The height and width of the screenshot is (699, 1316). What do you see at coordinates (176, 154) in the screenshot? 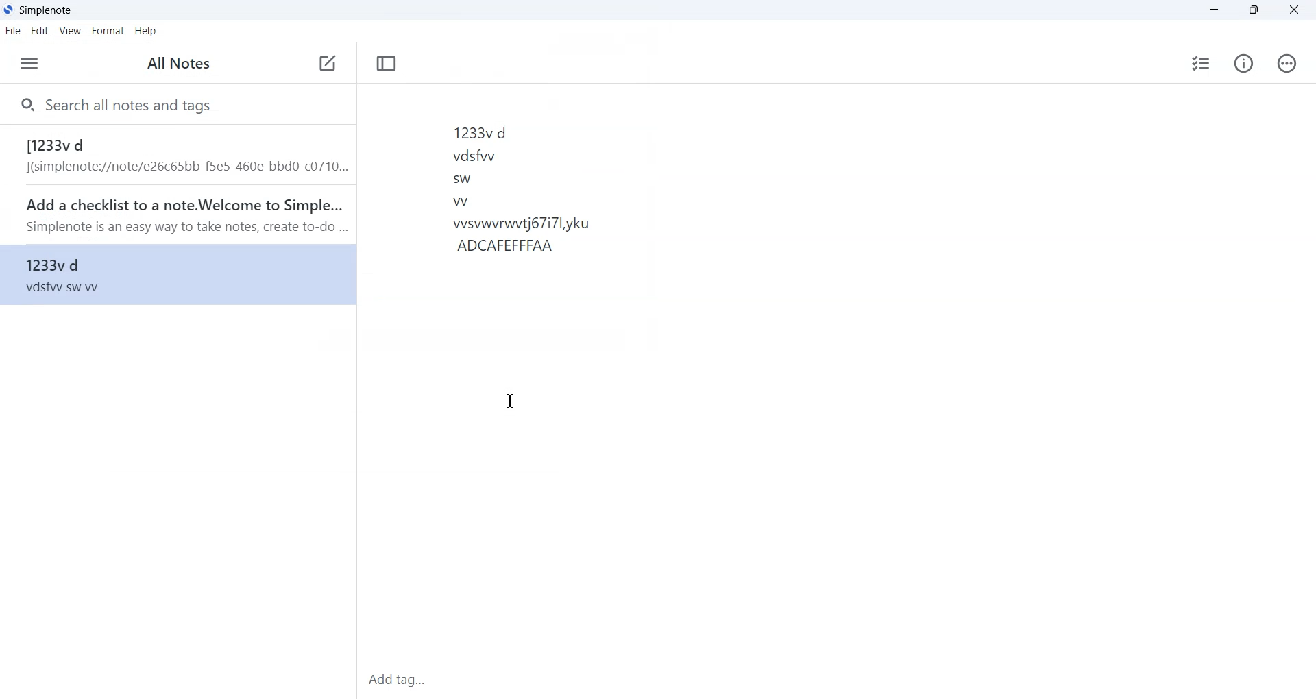
I see ` 1233v d file` at bounding box center [176, 154].